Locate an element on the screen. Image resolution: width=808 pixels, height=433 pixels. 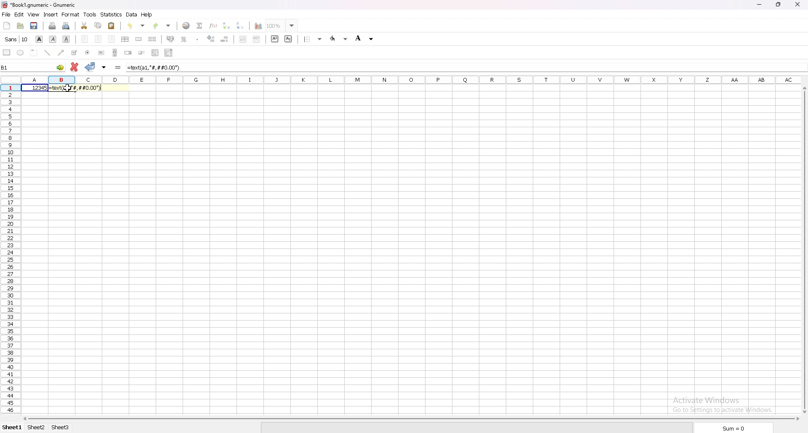
align left is located at coordinates (86, 39).